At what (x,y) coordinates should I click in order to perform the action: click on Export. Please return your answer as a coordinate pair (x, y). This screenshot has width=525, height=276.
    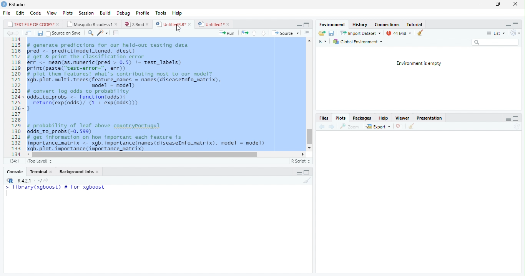
    Looking at the image, I should click on (378, 127).